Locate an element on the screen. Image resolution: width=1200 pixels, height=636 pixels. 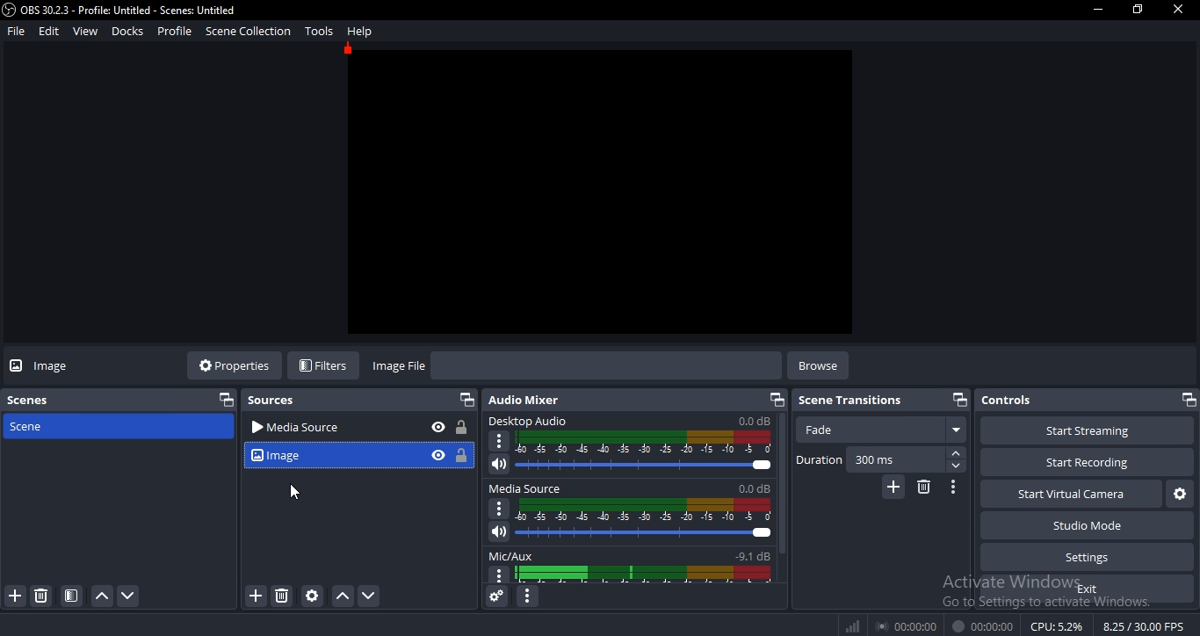
restore is located at coordinates (961, 399).